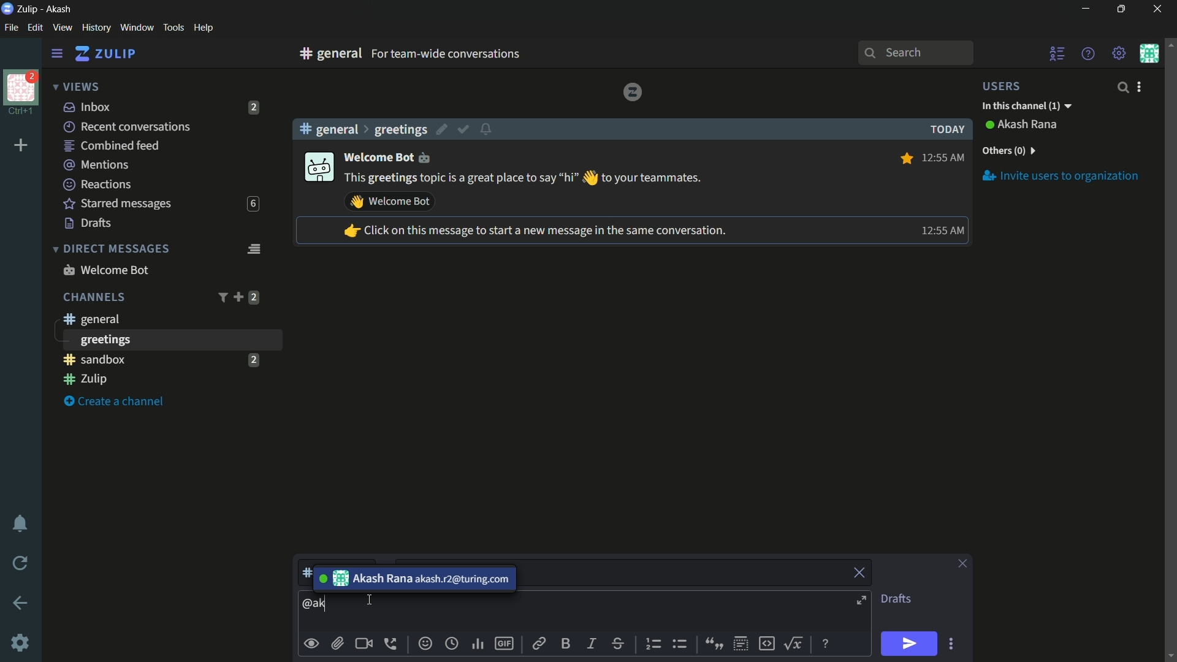 This screenshot has width=1177, height=662. I want to click on window menu, so click(137, 28).